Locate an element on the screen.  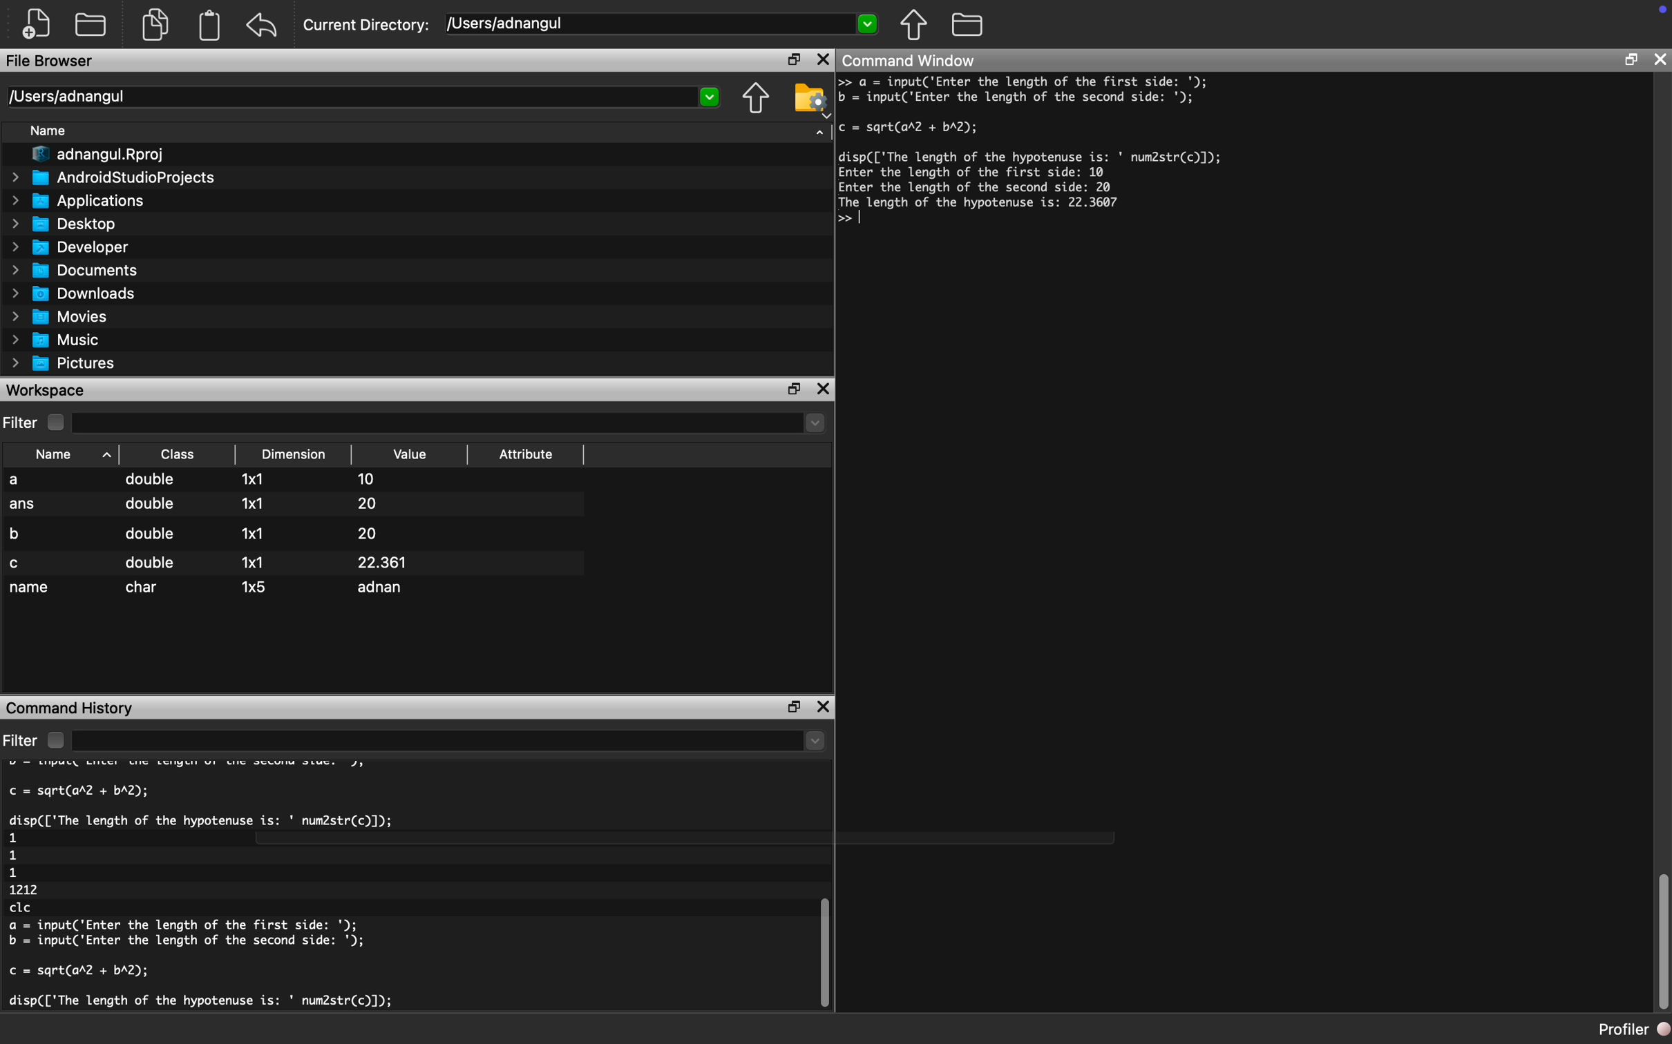
ans is located at coordinates (23, 506).